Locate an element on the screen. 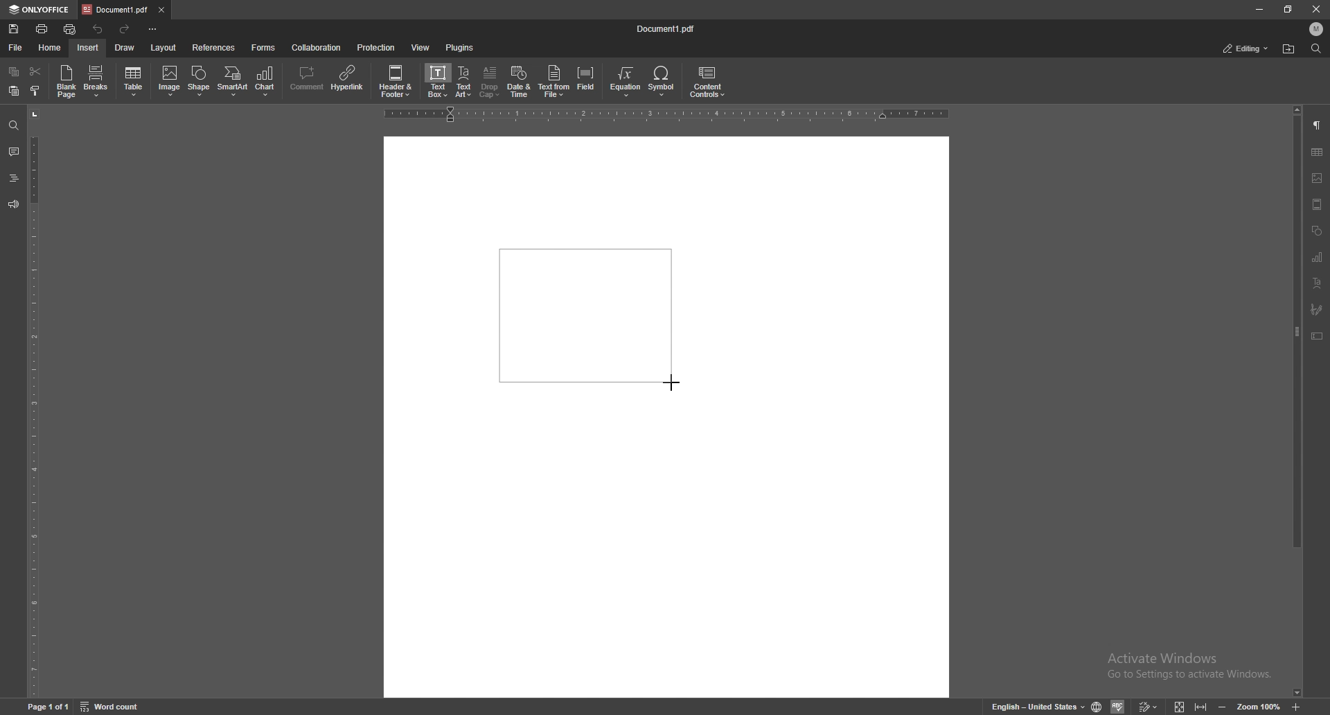 The image size is (1330, 715). set doc language is located at coordinates (1097, 707).